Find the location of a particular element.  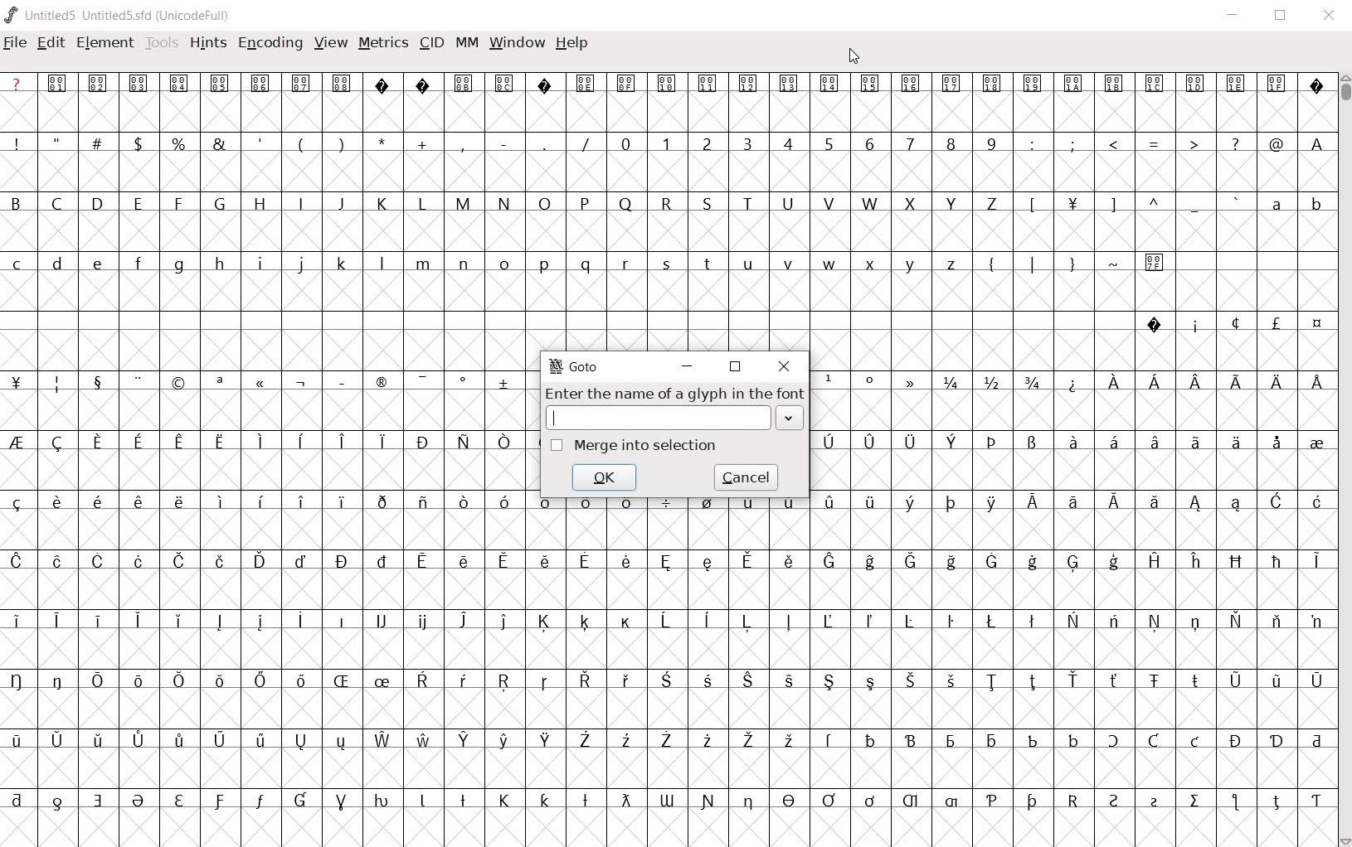

Symbol is located at coordinates (666, 741).